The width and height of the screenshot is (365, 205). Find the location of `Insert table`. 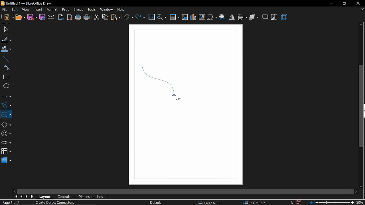

Insert table is located at coordinates (175, 17).